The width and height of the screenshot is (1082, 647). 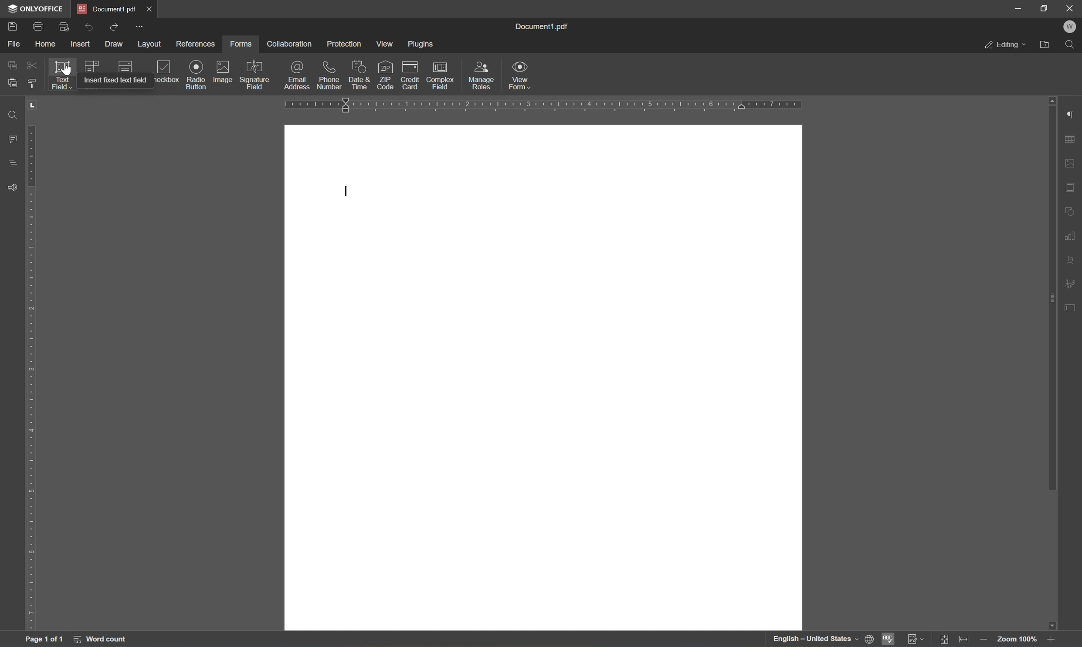 What do you see at coordinates (166, 74) in the screenshot?
I see `` at bounding box center [166, 74].